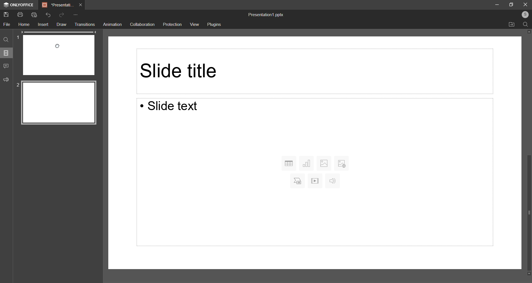 The image size is (532, 283). Describe the element at coordinates (20, 14) in the screenshot. I see `Print` at that location.